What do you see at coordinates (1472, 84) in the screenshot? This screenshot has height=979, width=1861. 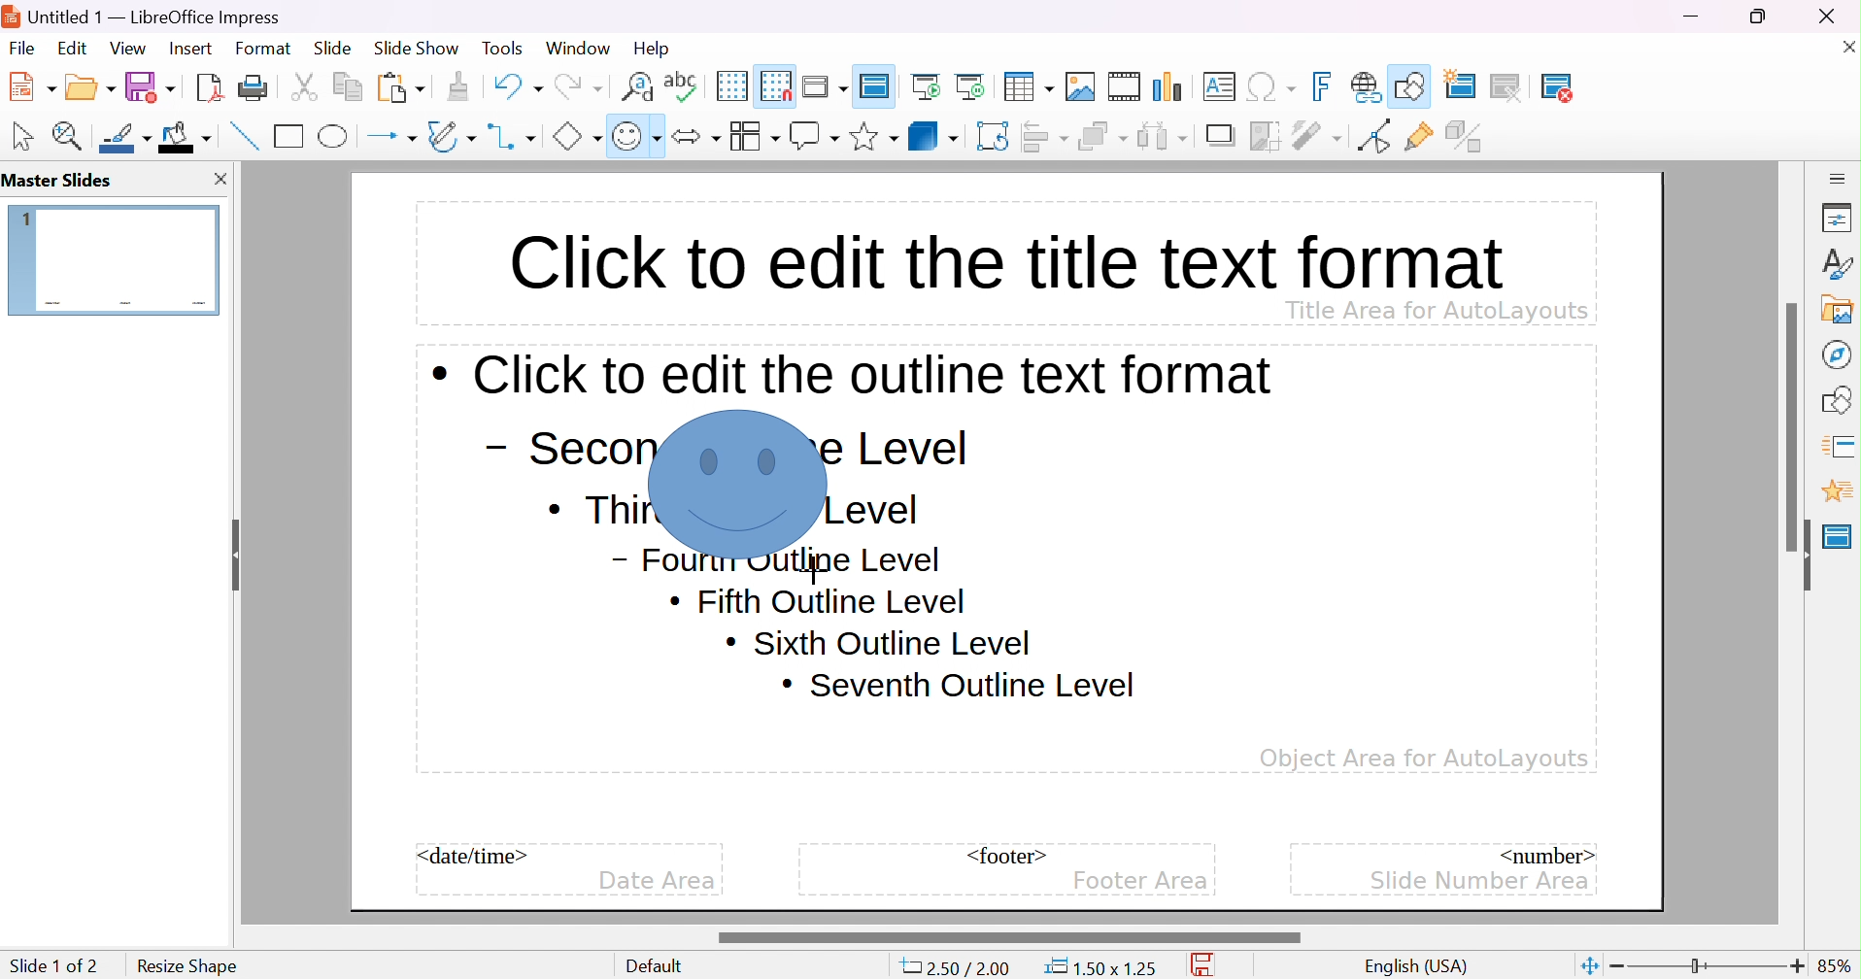 I see `new slide` at bounding box center [1472, 84].